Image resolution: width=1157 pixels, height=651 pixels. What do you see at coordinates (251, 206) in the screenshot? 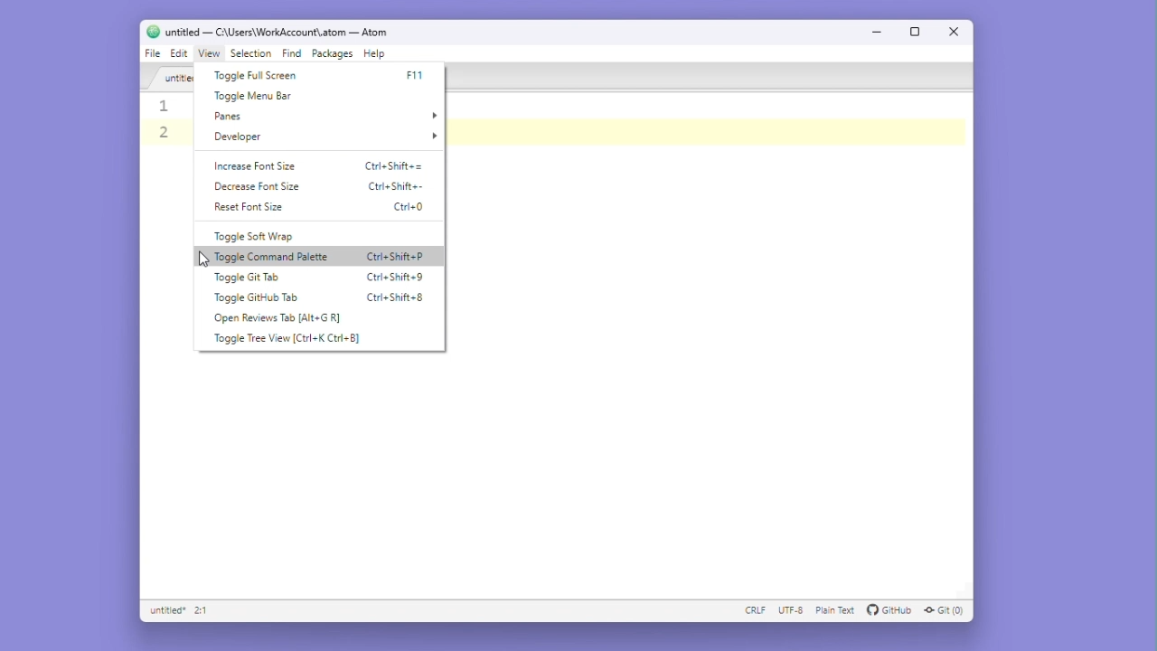
I see `Reset font size` at bounding box center [251, 206].